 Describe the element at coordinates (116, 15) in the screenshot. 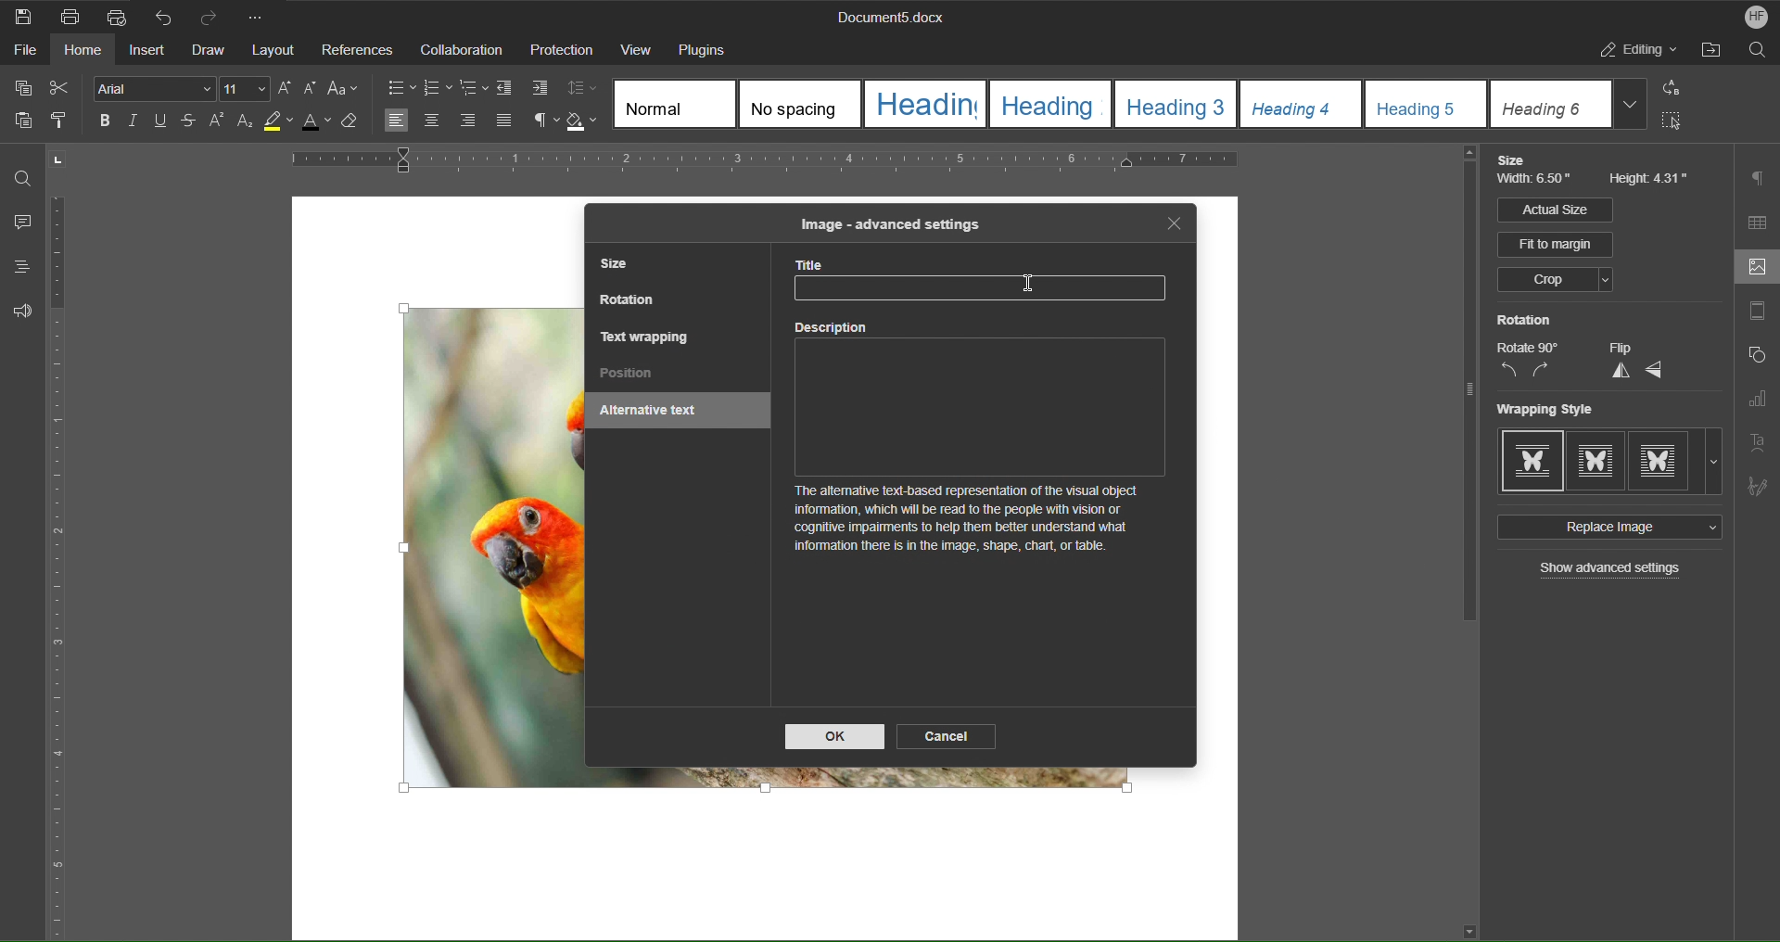

I see `Quick Print` at that location.